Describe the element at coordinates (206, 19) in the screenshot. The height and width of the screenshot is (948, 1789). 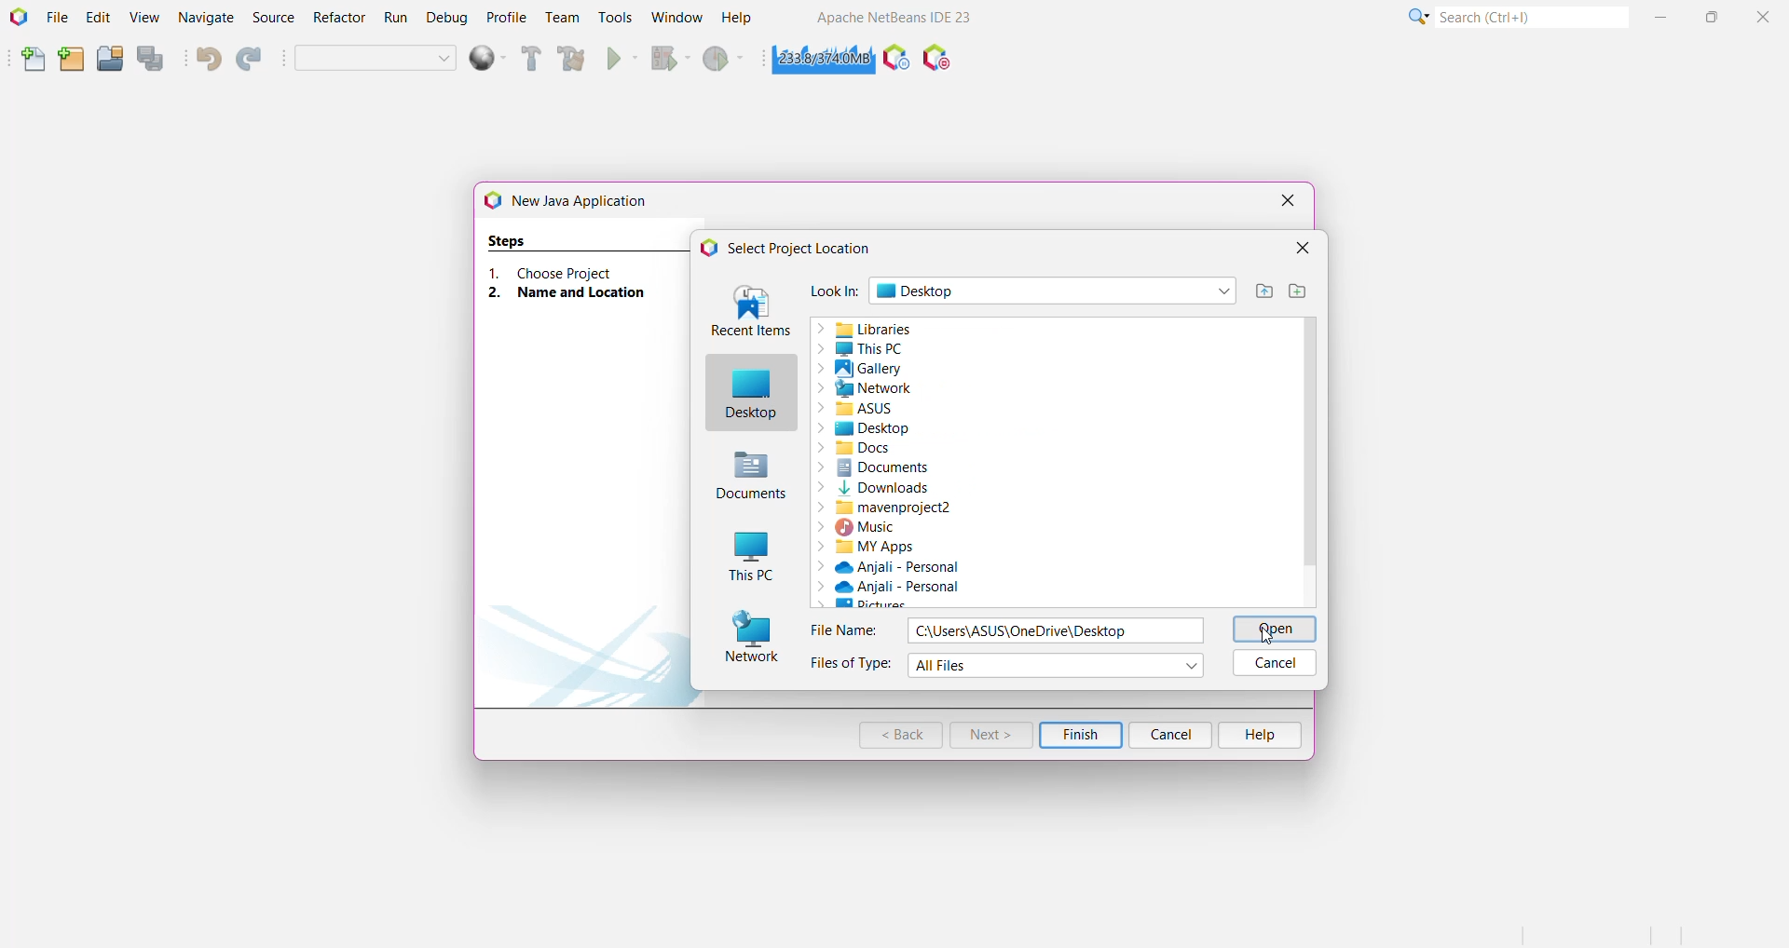
I see `Navigate` at that location.